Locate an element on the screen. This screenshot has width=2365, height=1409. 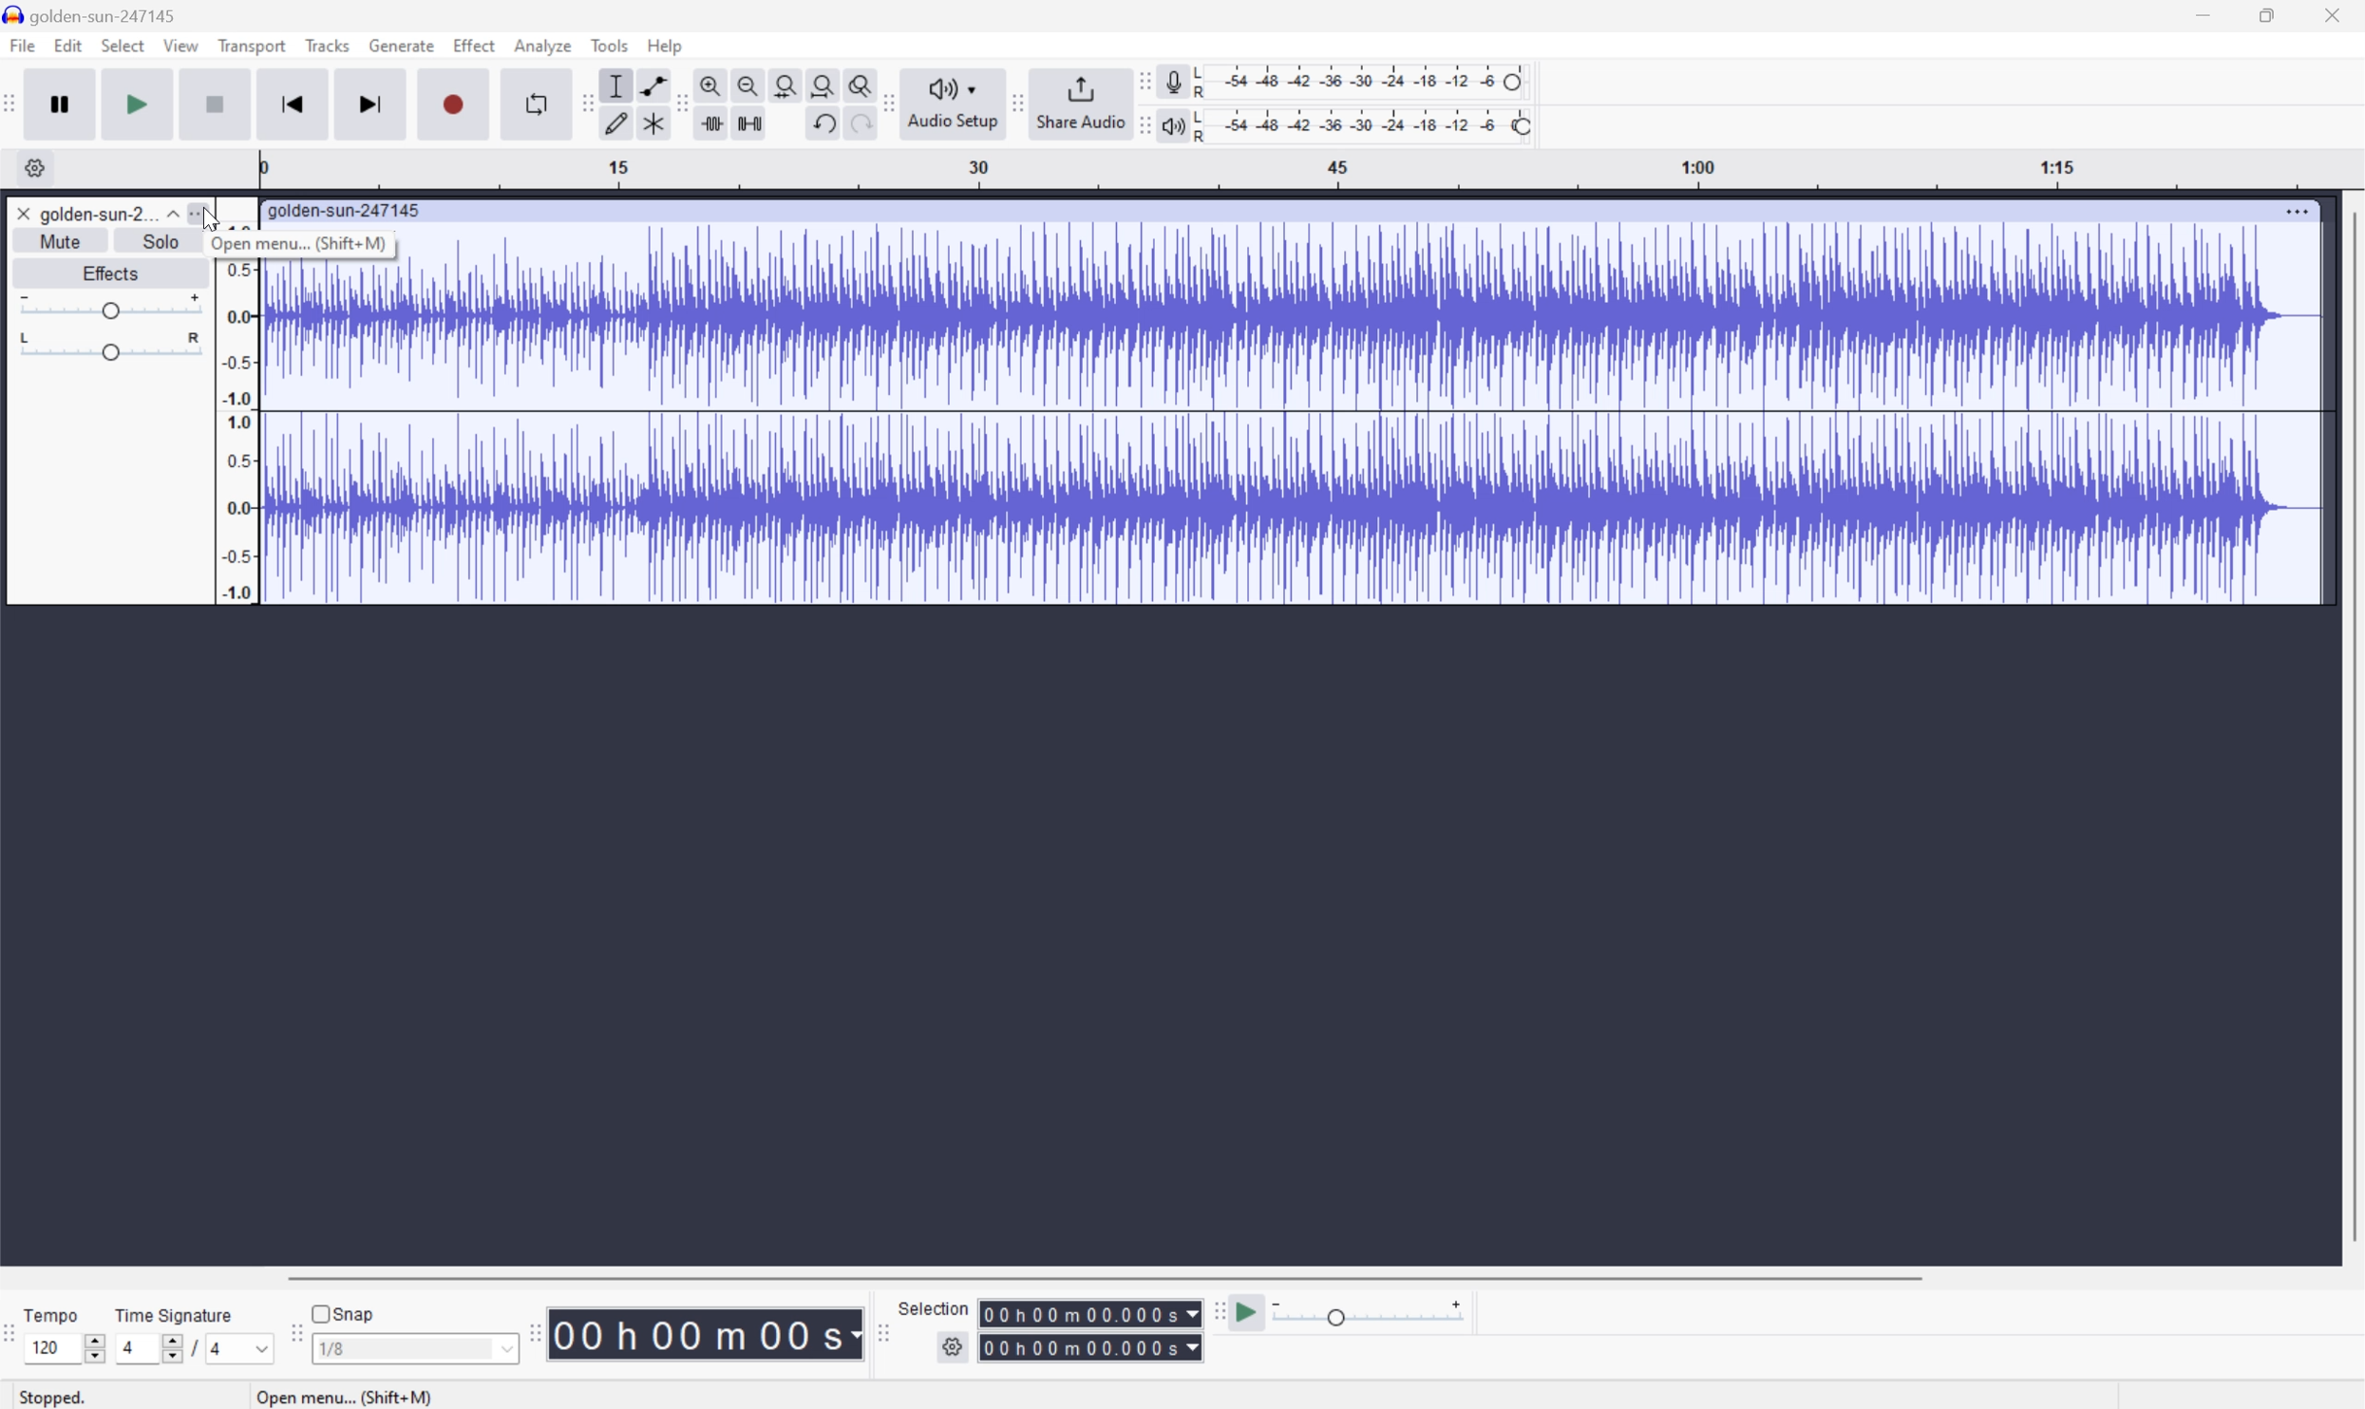
Undo is located at coordinates (829, 124).